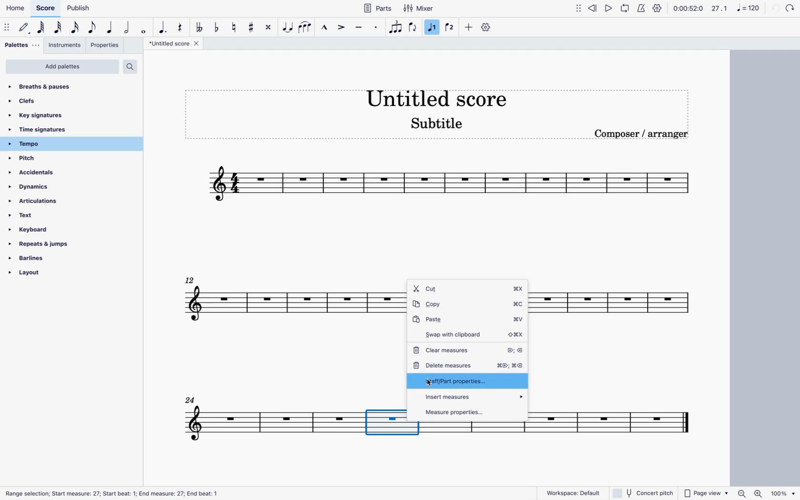 The image size is (800, 500). What do you see at coordinates (466, 414) in the screenshot?
I see `measure properties` at bounding box center [466, 414].